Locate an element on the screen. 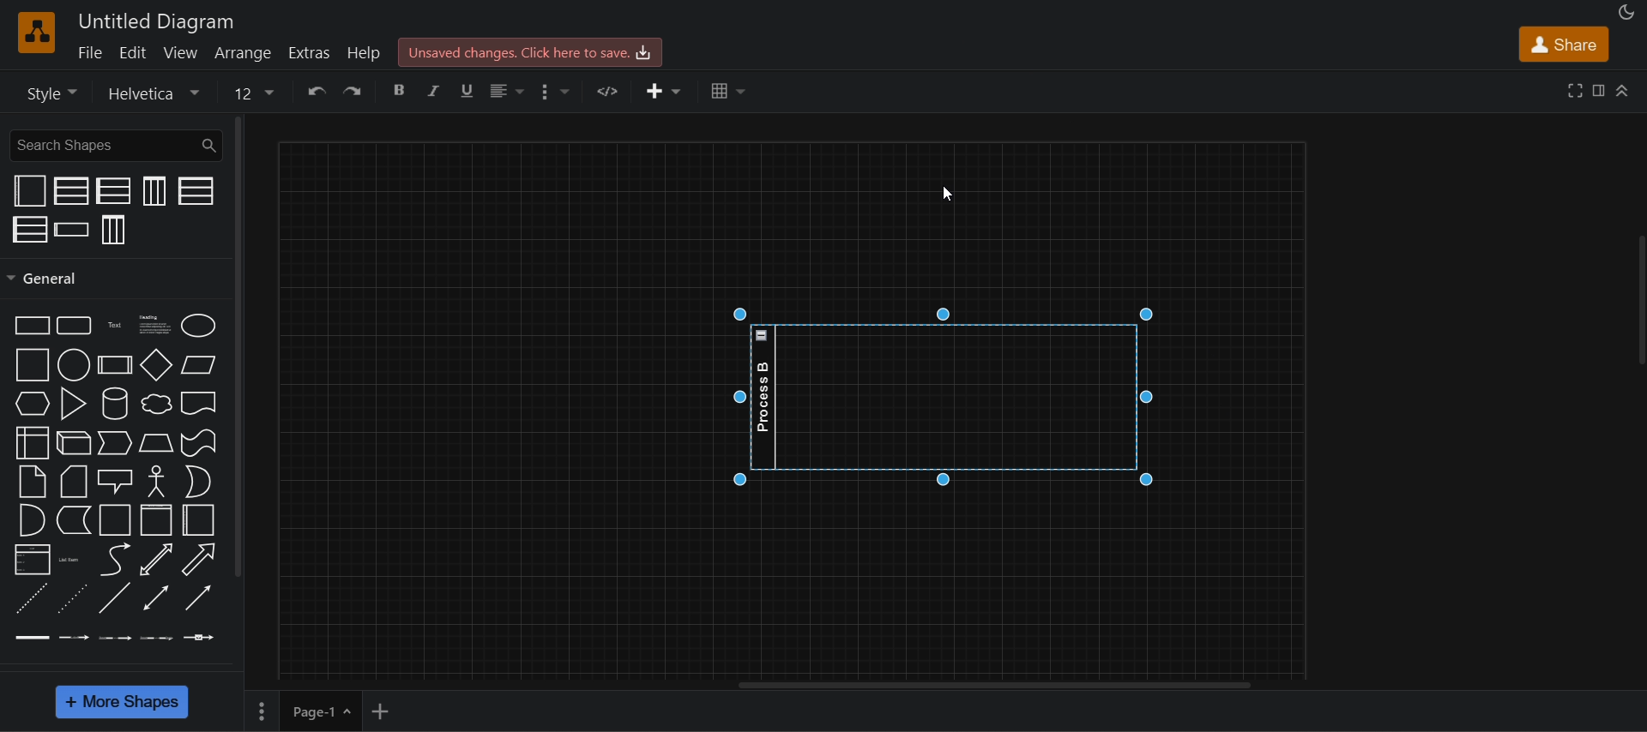 The width and height of the screenshot is (1647, 732). vertical pool 3 is located at coordinates (115, 230).